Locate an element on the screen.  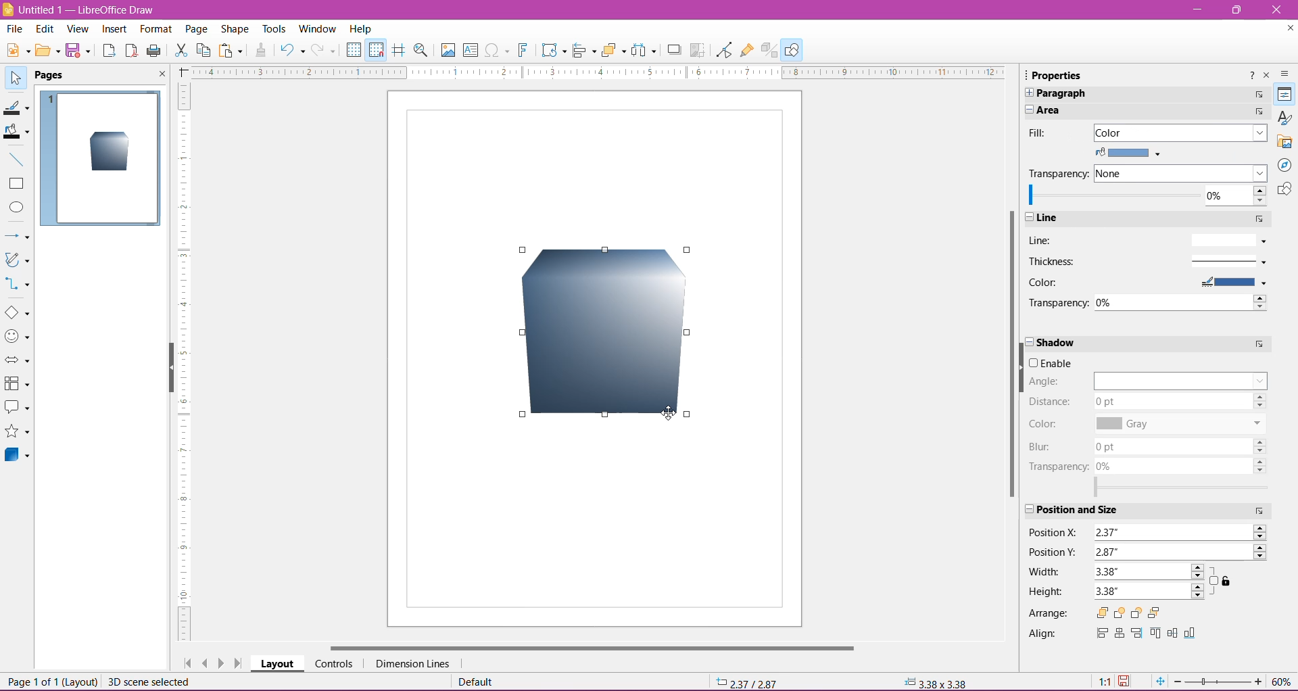
Draw Cube shape cursor is located at coordinates (524, 252).